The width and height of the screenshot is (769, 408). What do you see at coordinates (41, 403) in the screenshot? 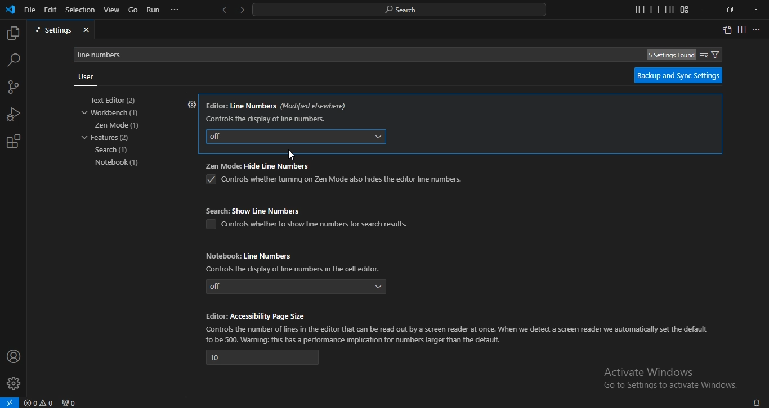
I see `no problems` at bounding box center [41, 403].